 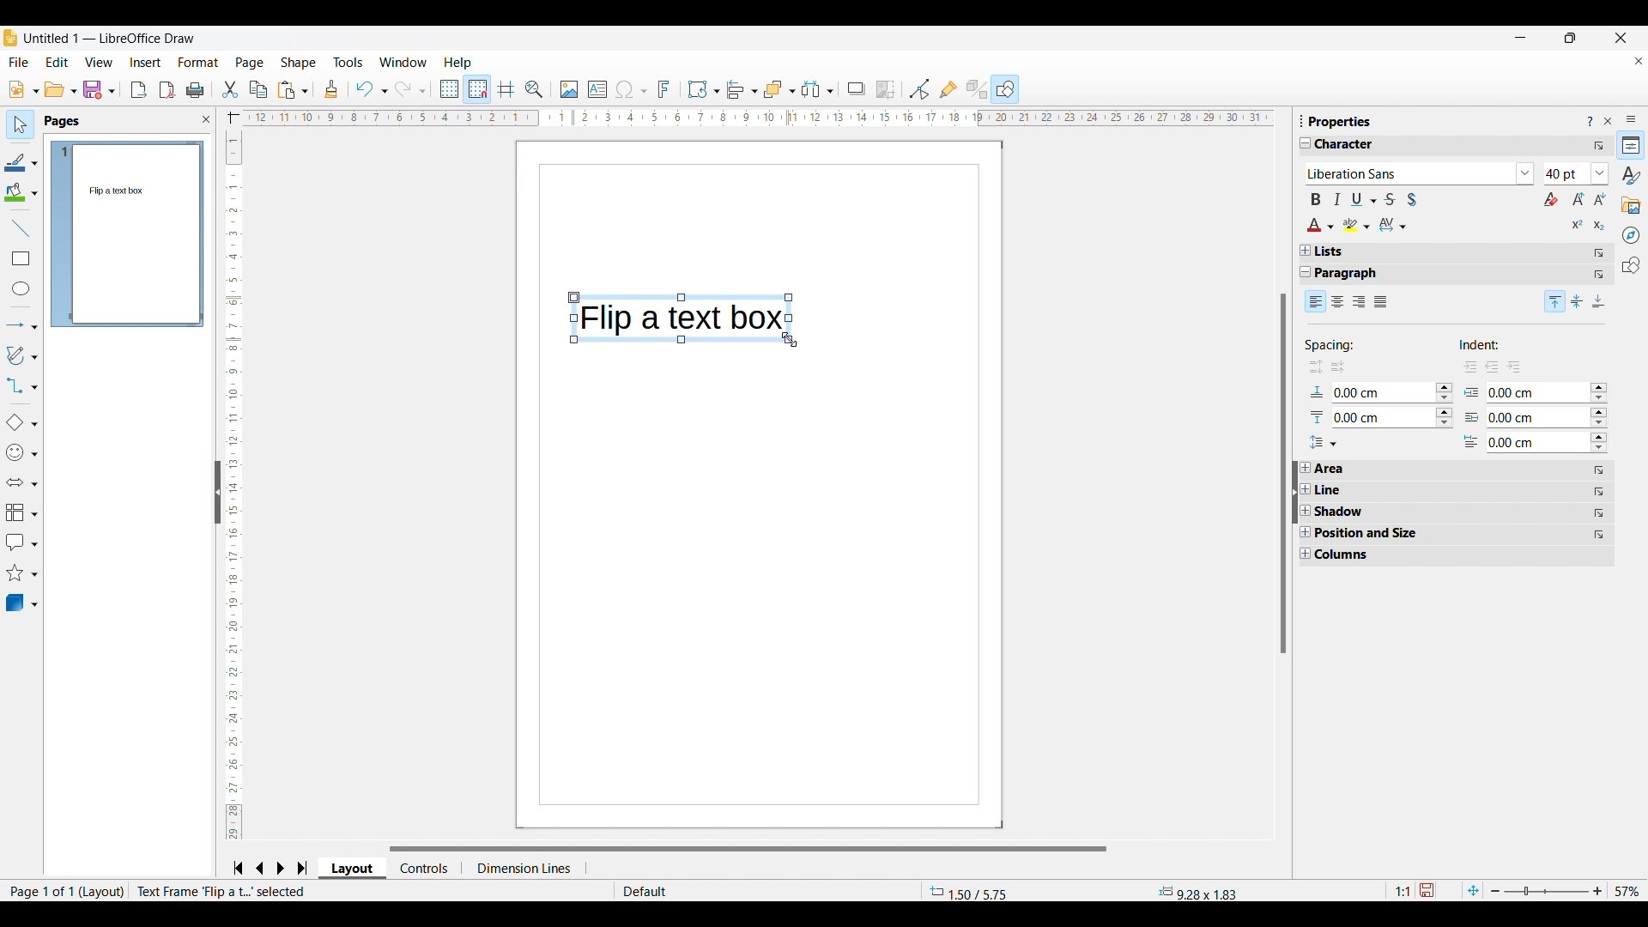 What do you see at coordinates (1600, 198) in the screenshot?
I see `Decrease font size` at bounding box center [1600, 198].